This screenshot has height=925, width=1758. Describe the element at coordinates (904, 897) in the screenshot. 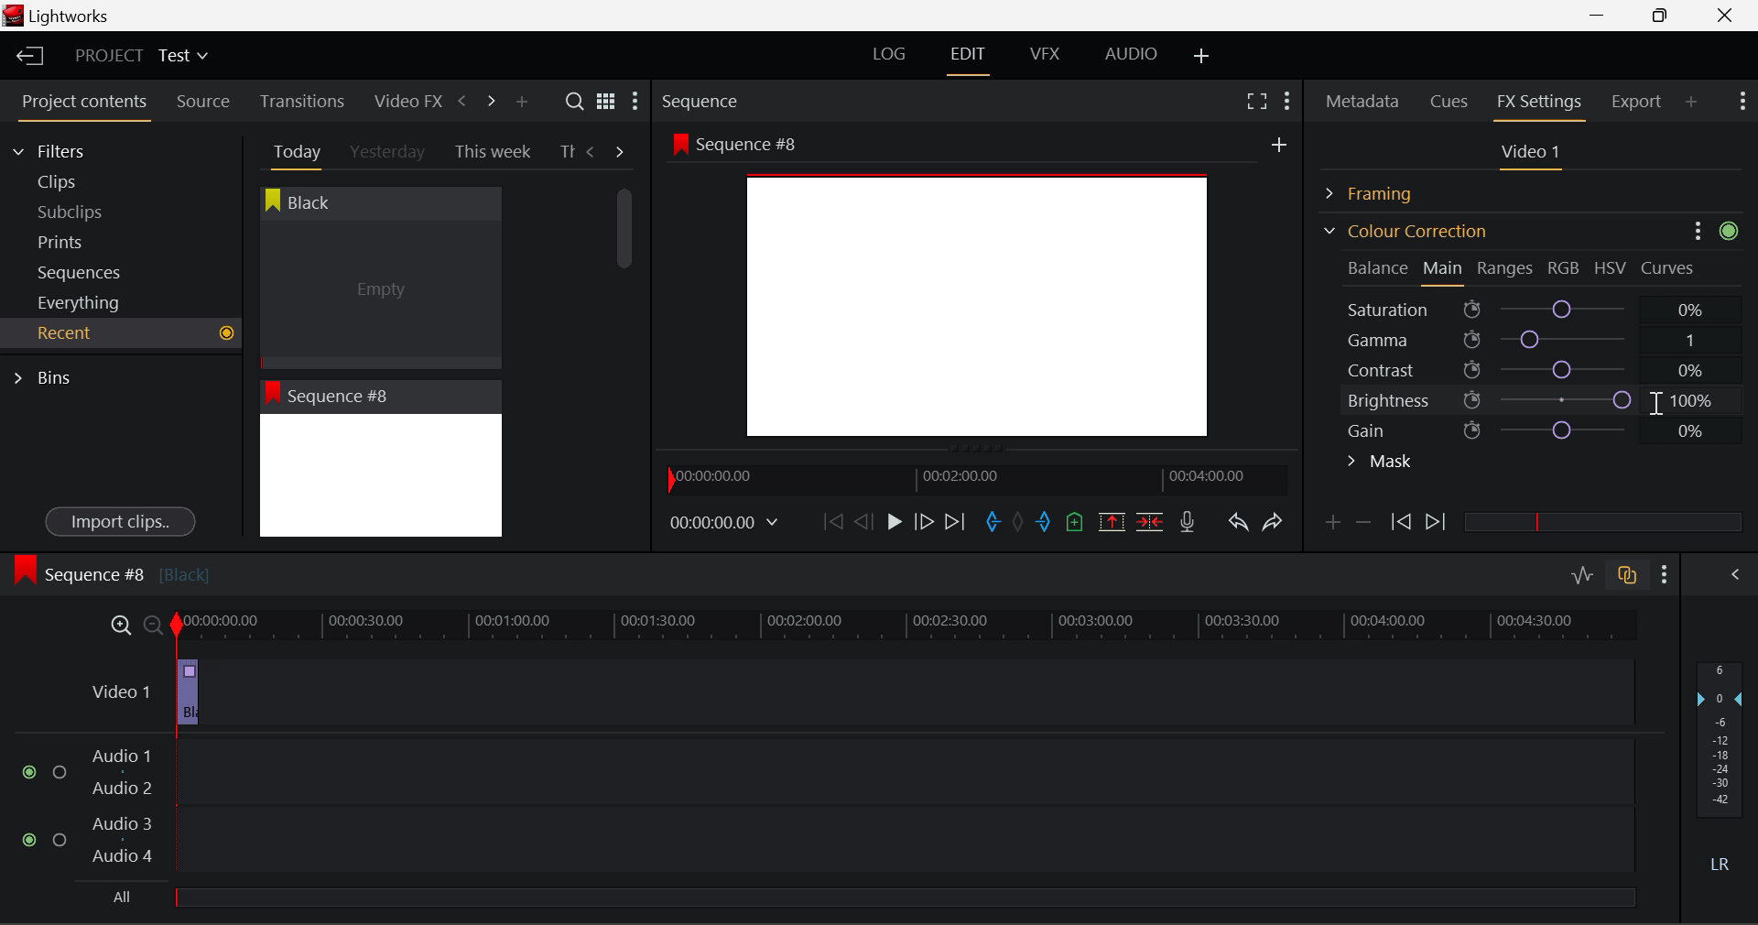

I see `slider` at that location.